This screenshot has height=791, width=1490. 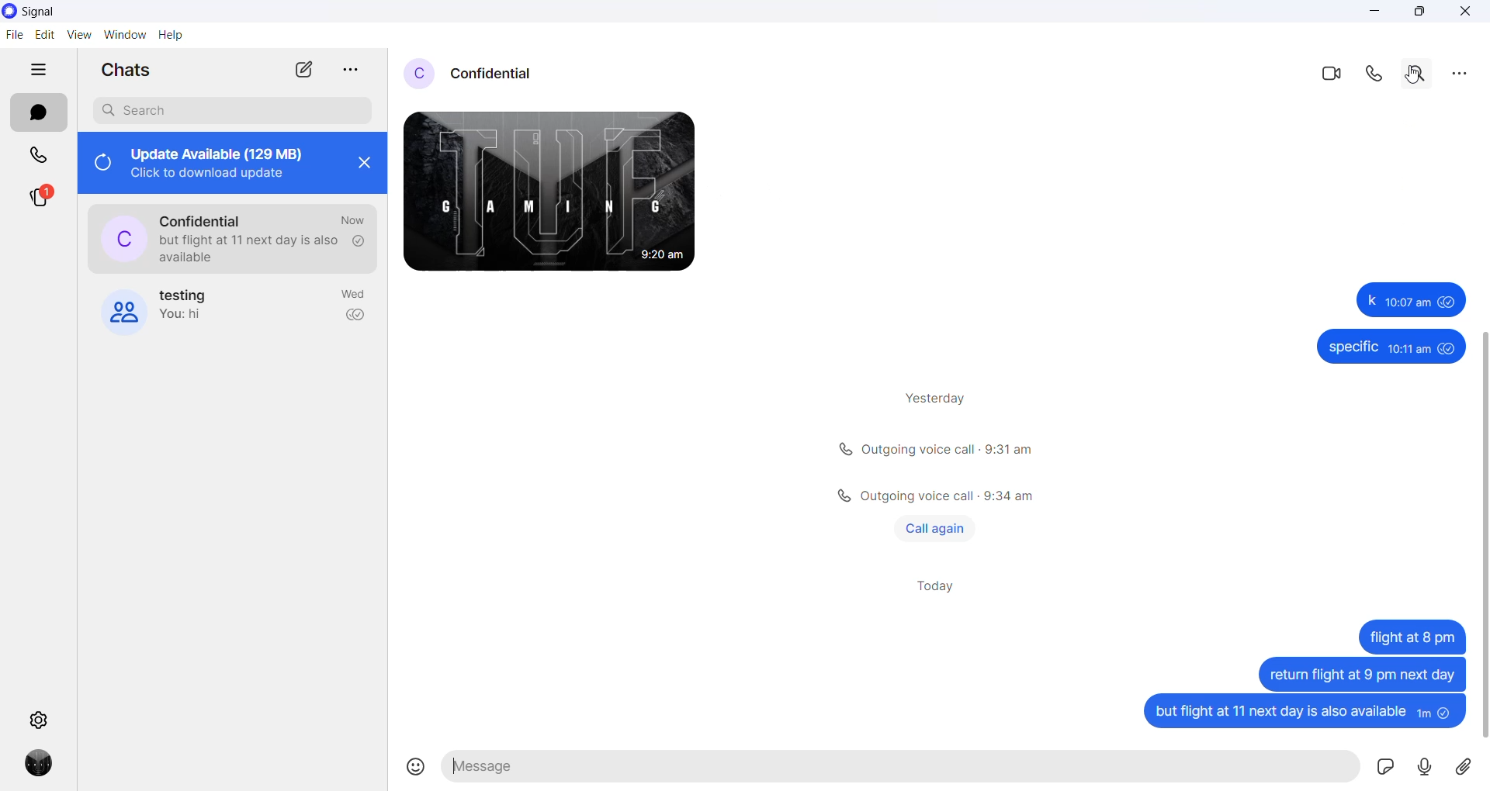 What do you see at coordinates (206, 216) in the screenshot?
I see `contact name` at bounding box center [206, 216].